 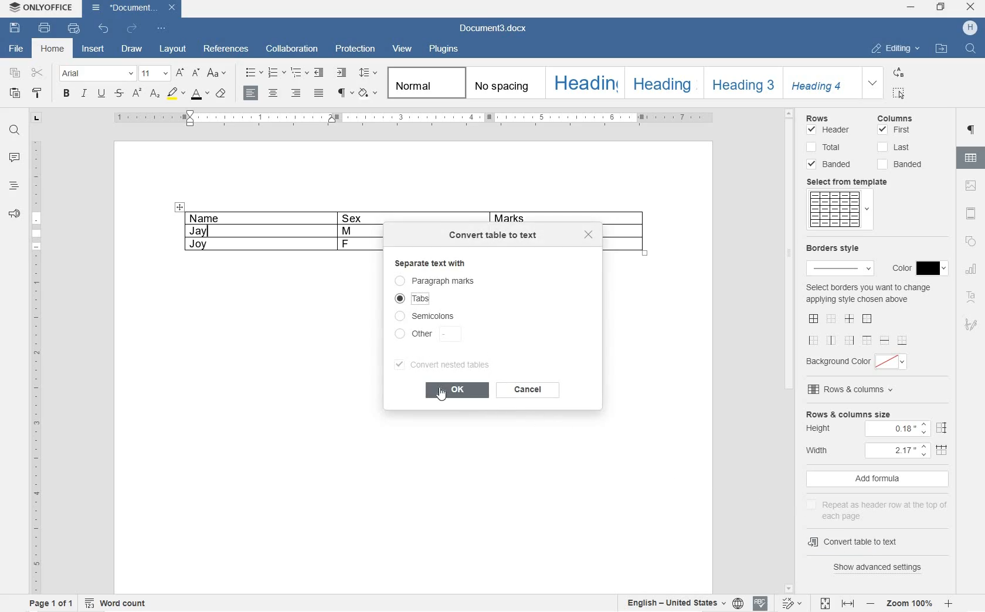 What do you see at coordinates (852, 181) in the screenshot?
I see `select from template` at bounding box center [852, 181].